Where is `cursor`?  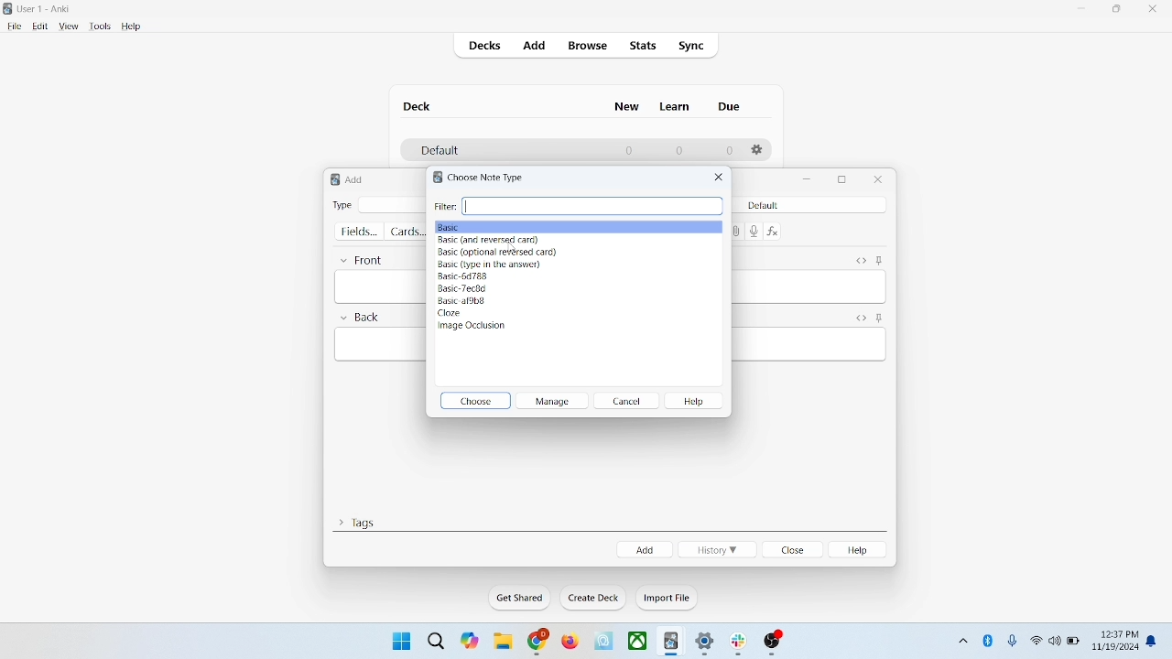 cursor is located at coordinates (513, 248).